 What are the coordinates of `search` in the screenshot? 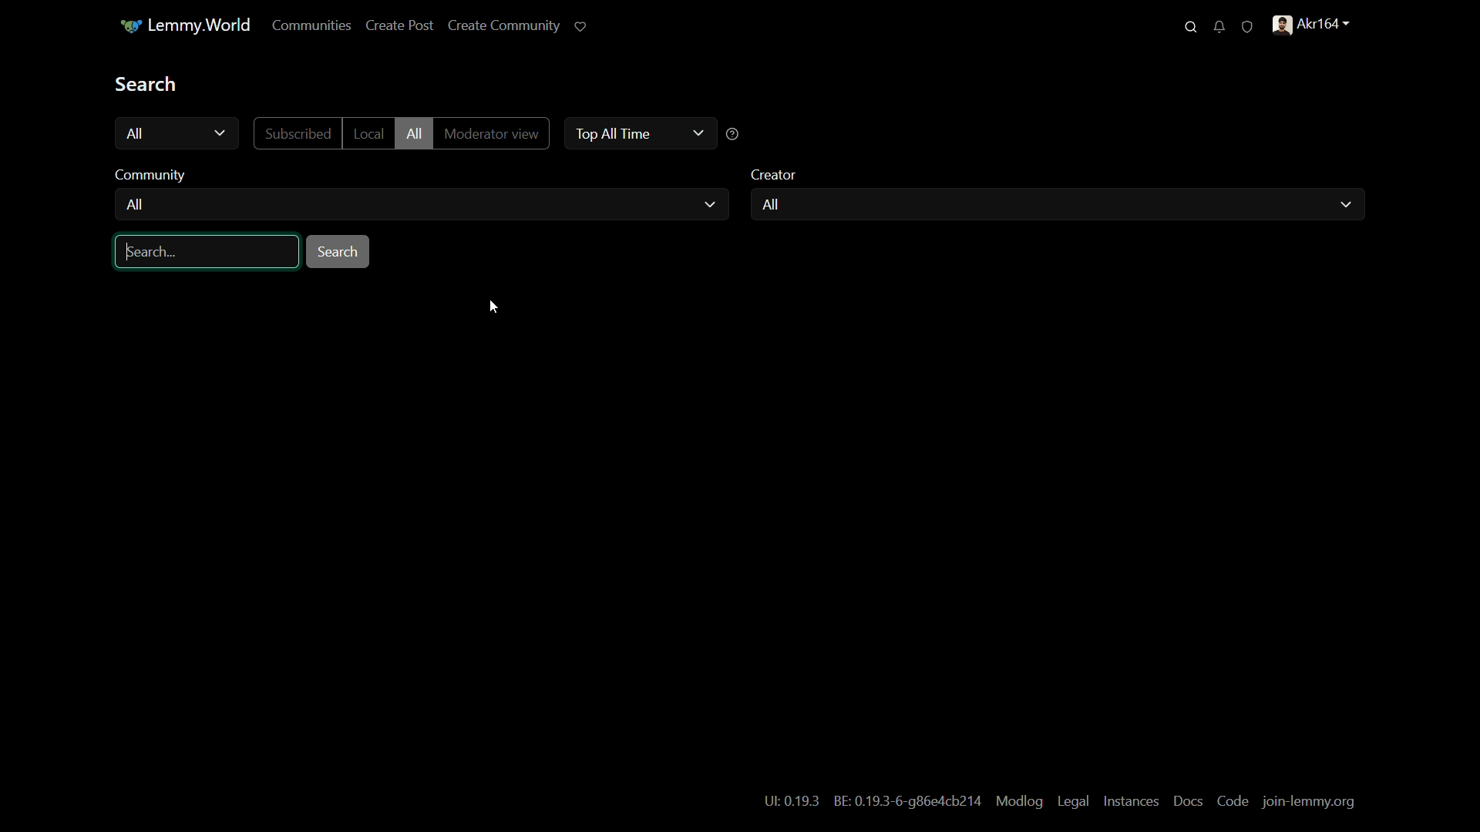 It's located at (339, 252).